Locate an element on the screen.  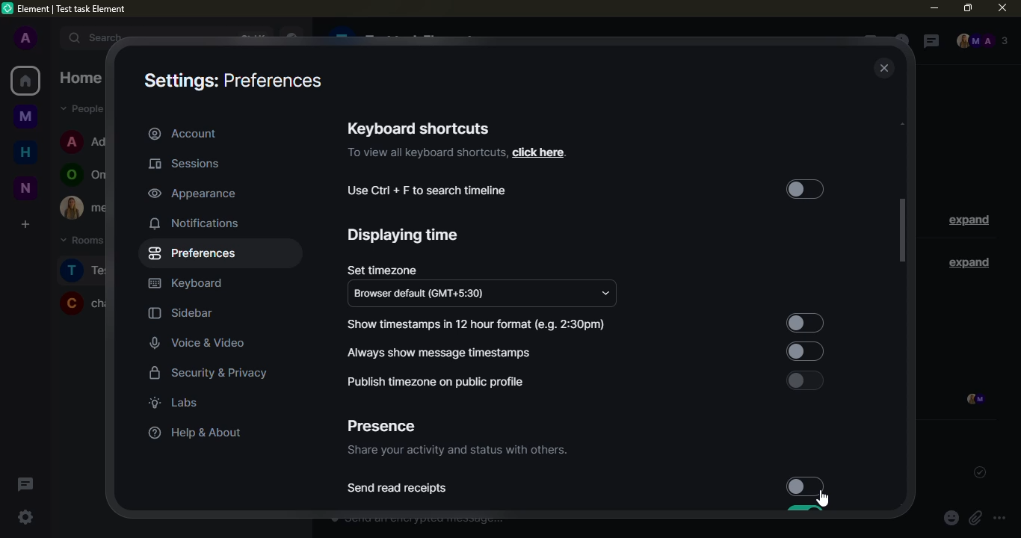
create a space is located at coordinates (24, 223).